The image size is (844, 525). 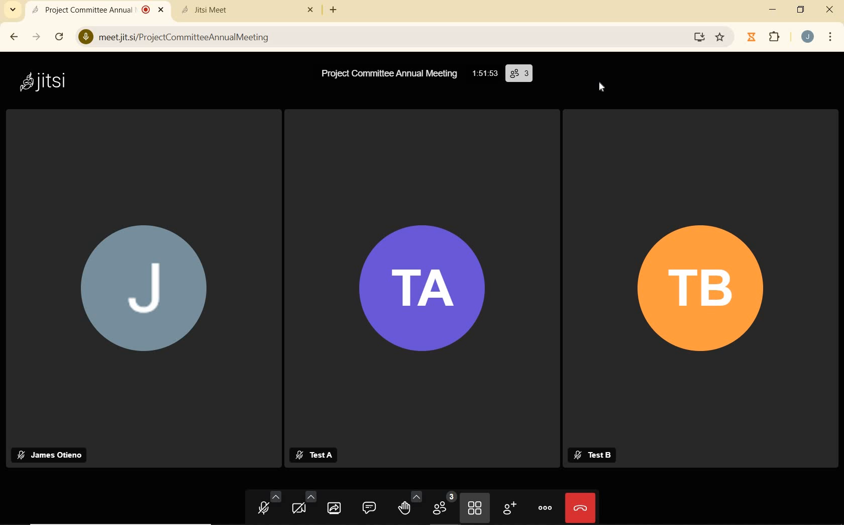 What do you see at coordinates (52, 454) in the screenshot?
I see `participant's name` at bounding box center [52, 454].